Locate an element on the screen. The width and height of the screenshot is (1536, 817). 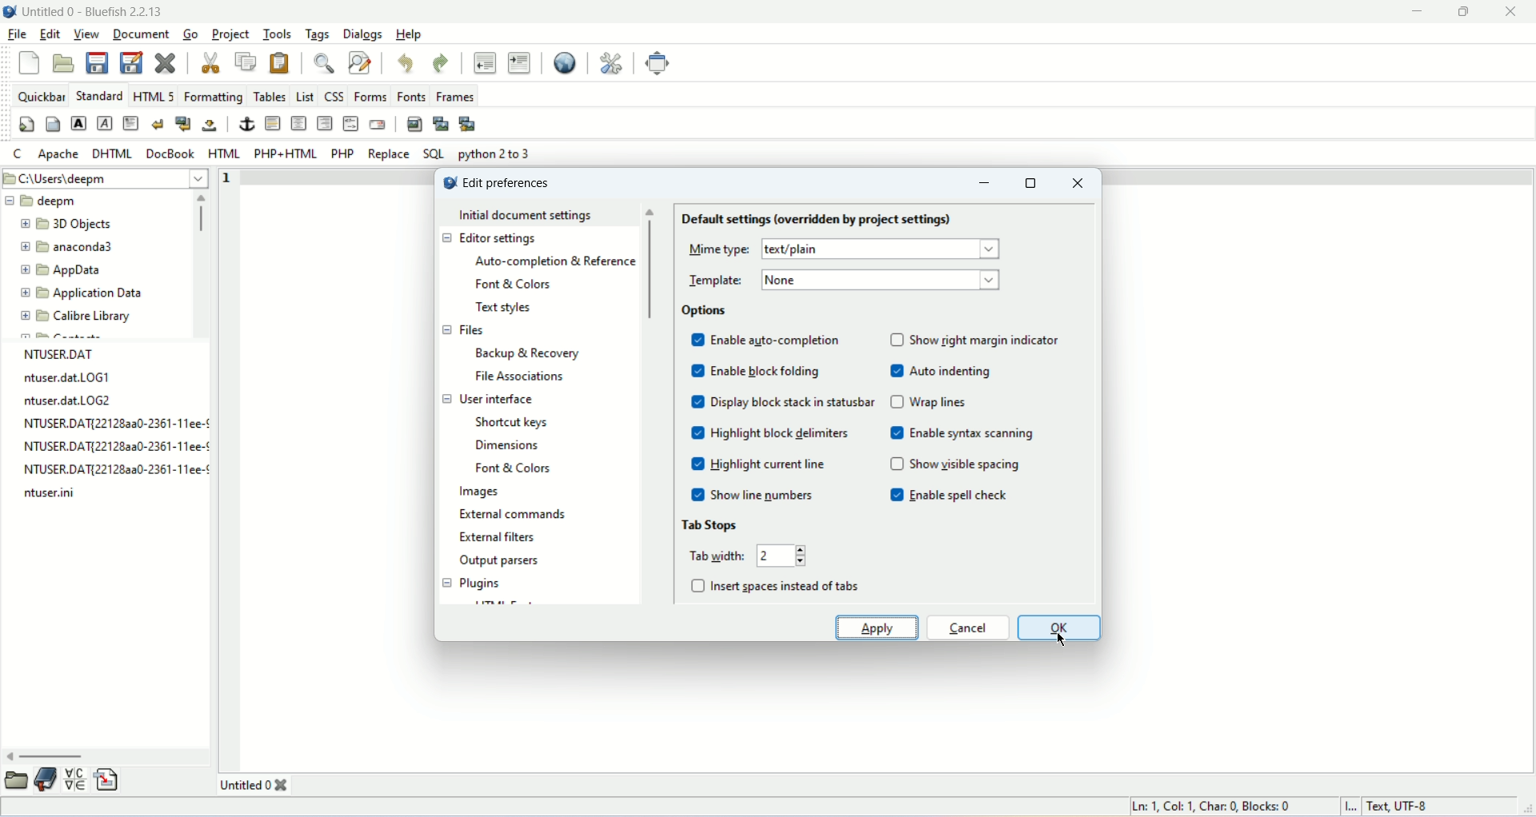
editor settings is located at coordinates (488, 238).